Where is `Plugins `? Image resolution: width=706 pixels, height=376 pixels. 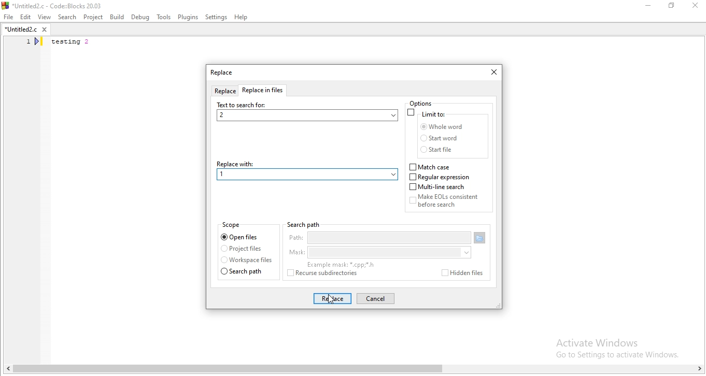
Plugins  is located at coordinates (187, 18).